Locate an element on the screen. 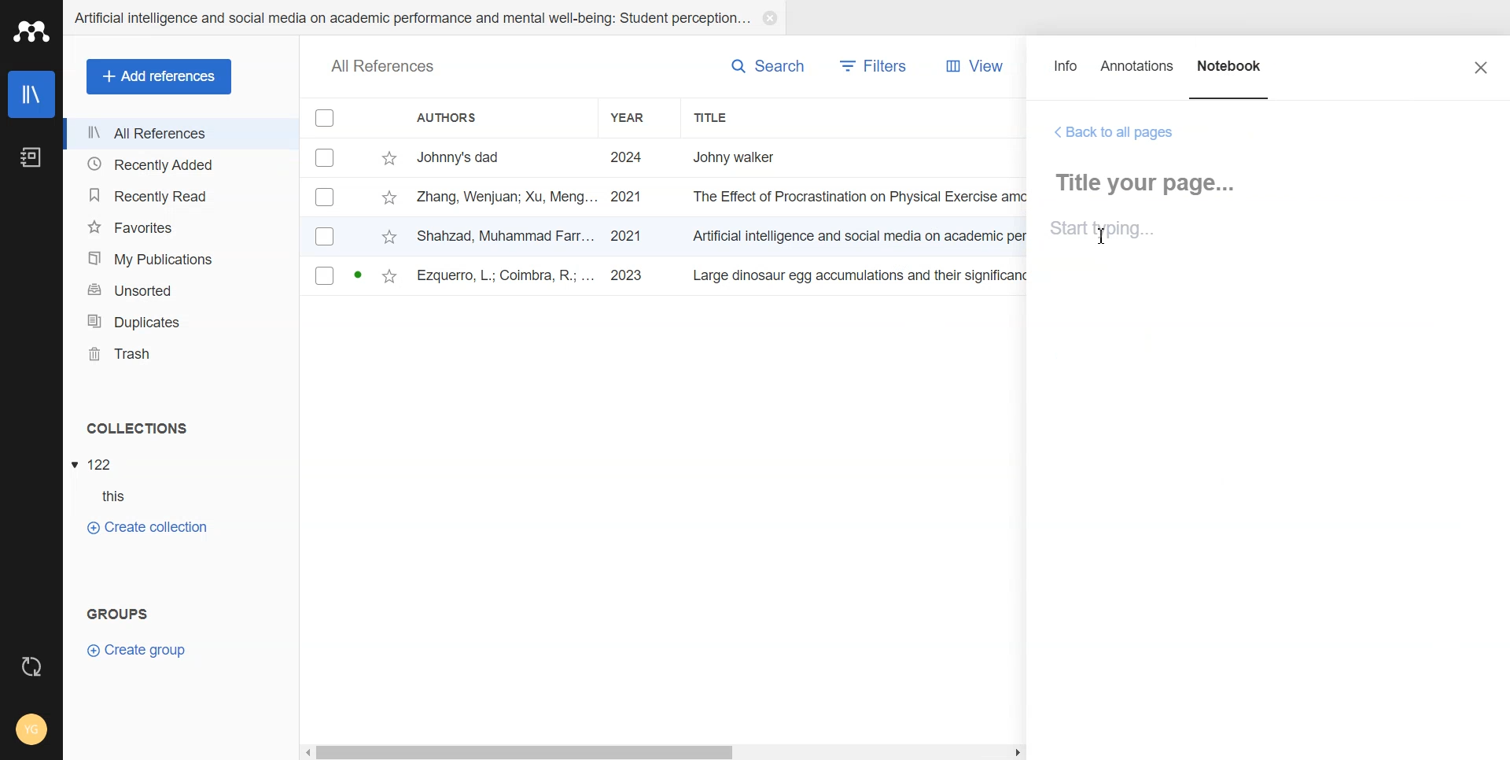  star is located at coordinates (389, 159).